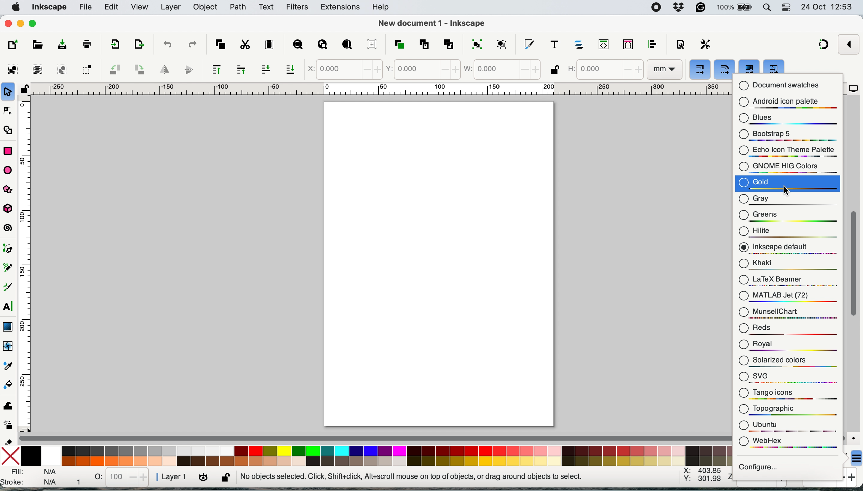 The height and width of the screenshot is (491, 863). What do you see at coordinates (372, 43) in the screenshot?
I see `zoom center page` at bounding box center [372, 43].